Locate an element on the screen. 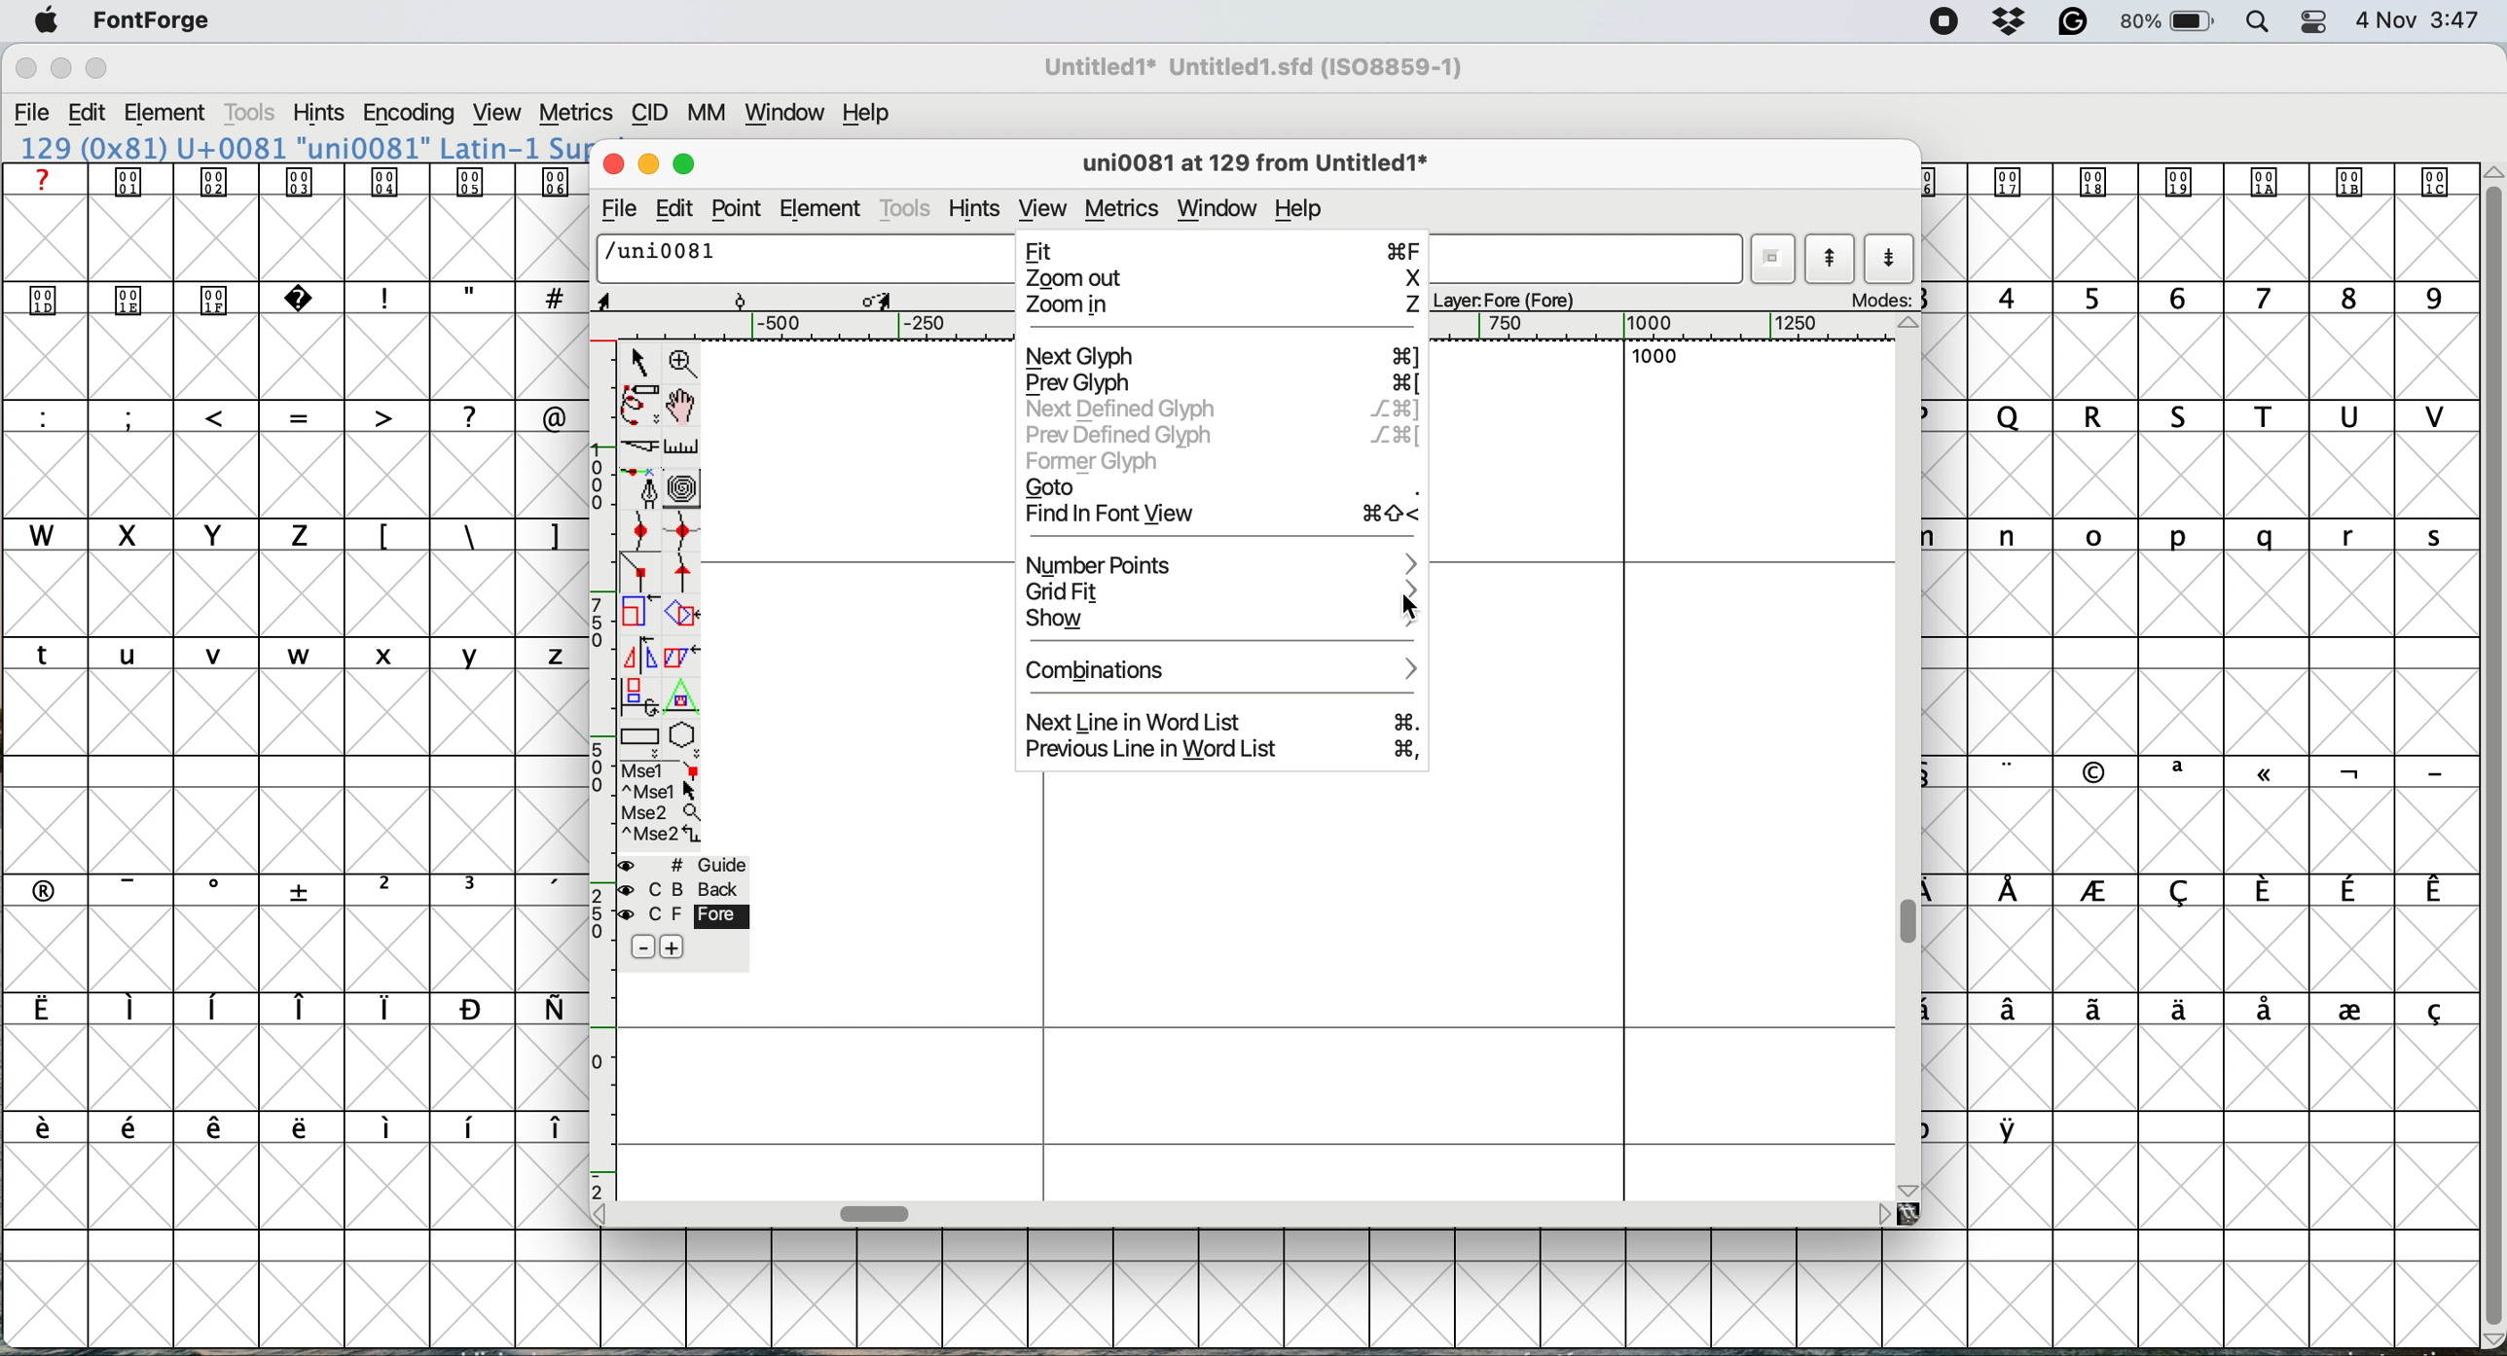 Image resolution: width=2507 pixels, height=1356 pixels. Untitled1* Untitled1.sfd (ISO8859-1) is located at coordinates (1254, 67).